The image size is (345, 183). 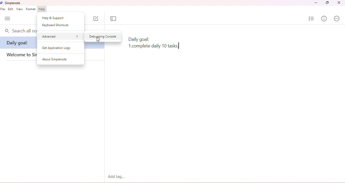 I want to click on insert checklist, so click(x=311, y=19).